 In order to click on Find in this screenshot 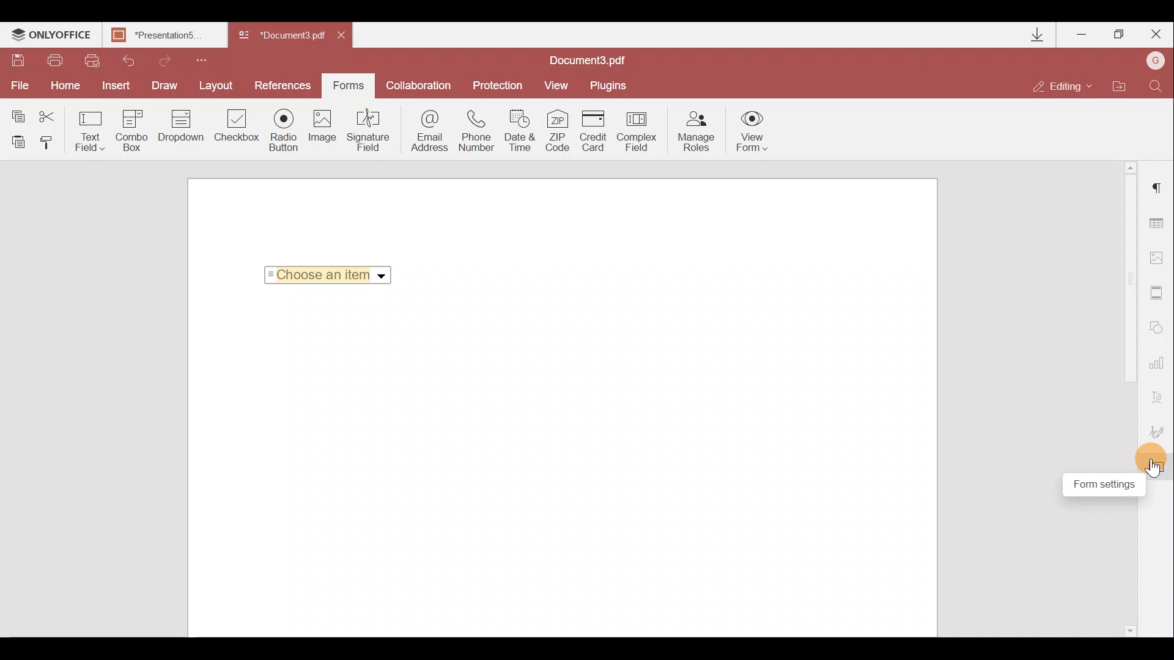, I will do `click(1156, 85)`.